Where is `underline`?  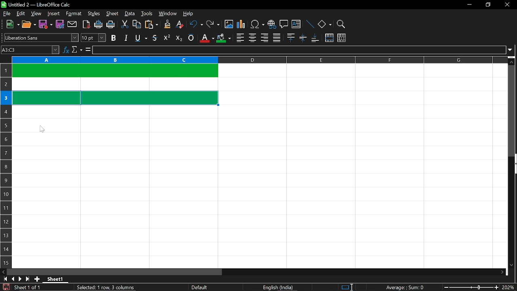 underline is located at coordinates (140, 38).